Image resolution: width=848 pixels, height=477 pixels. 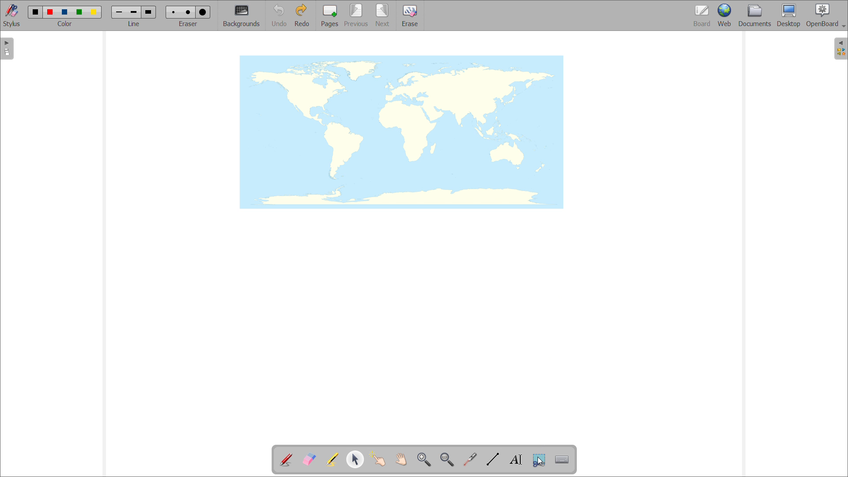 What do you see at coordinates (7, 49) in the screenshot?
I see `open pages view` at bounding box center [7, 49].